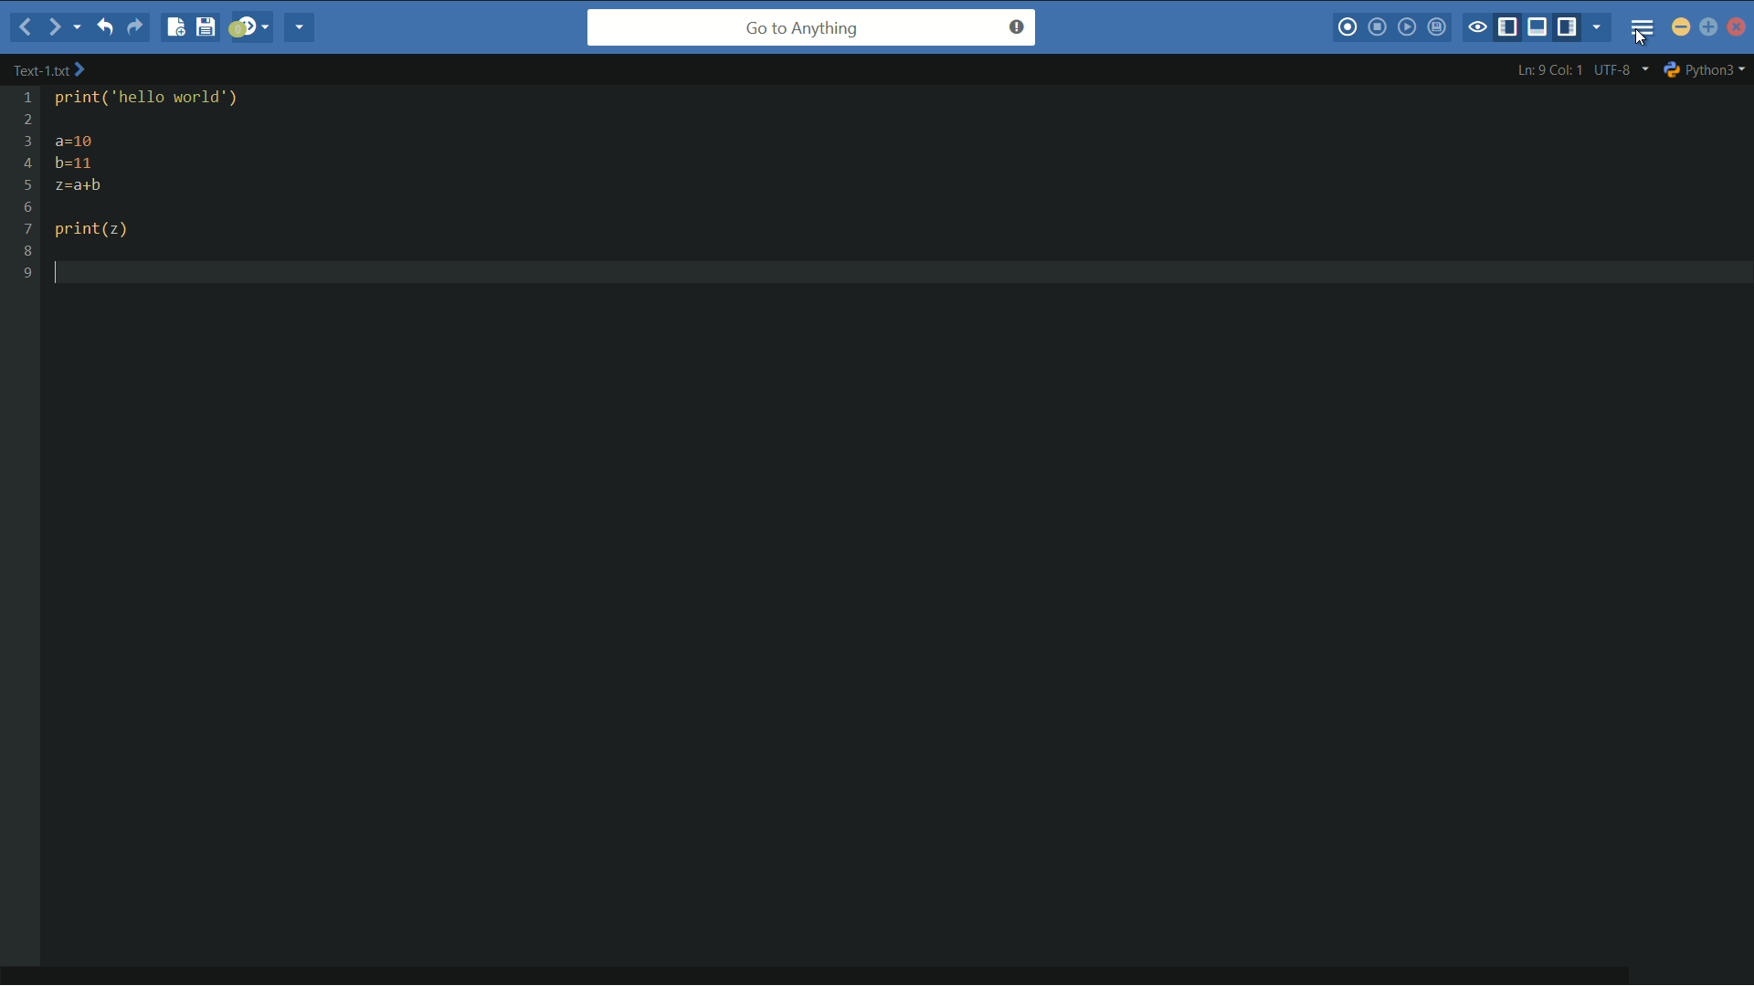  I want to click on share current file, so click(302, 29).